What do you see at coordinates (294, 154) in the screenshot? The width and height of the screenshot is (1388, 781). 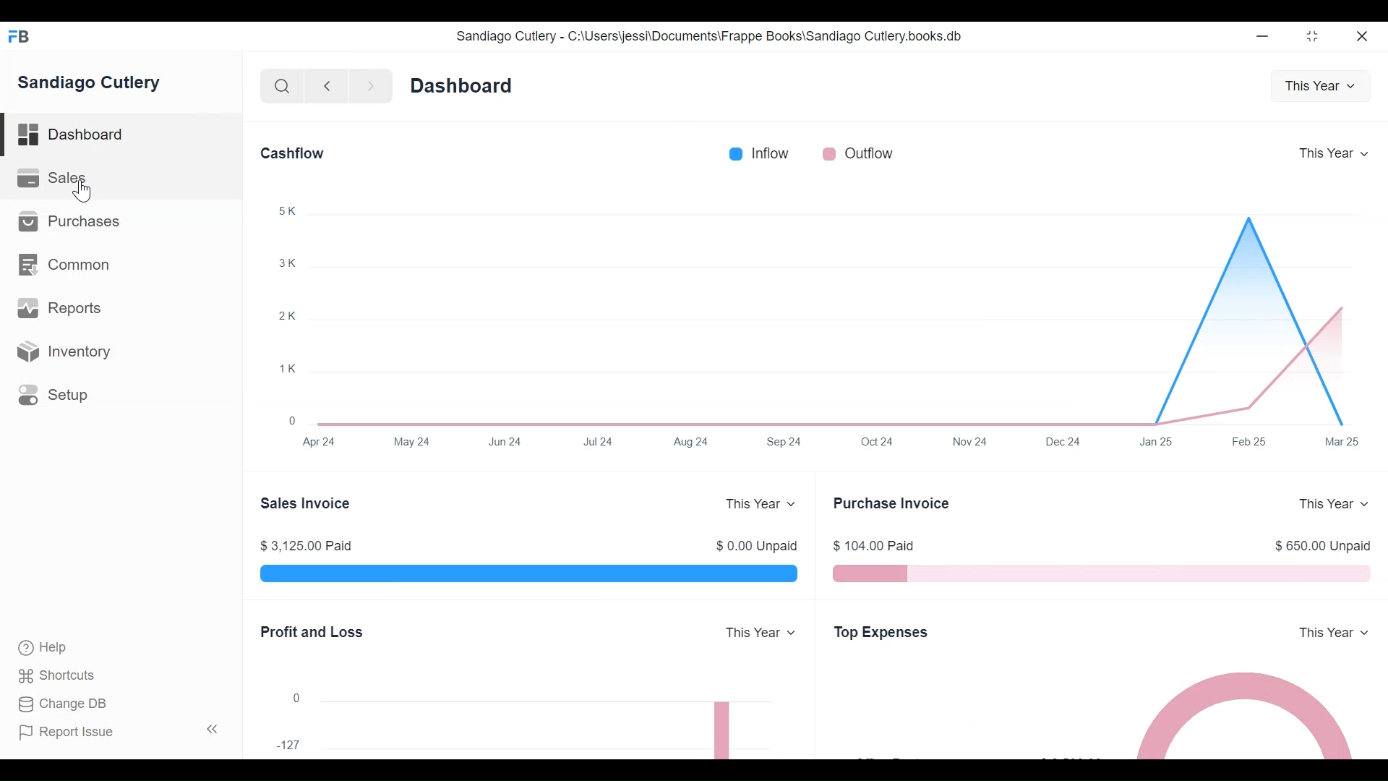 I see `Cashflow` at bounding box center [294, 154].